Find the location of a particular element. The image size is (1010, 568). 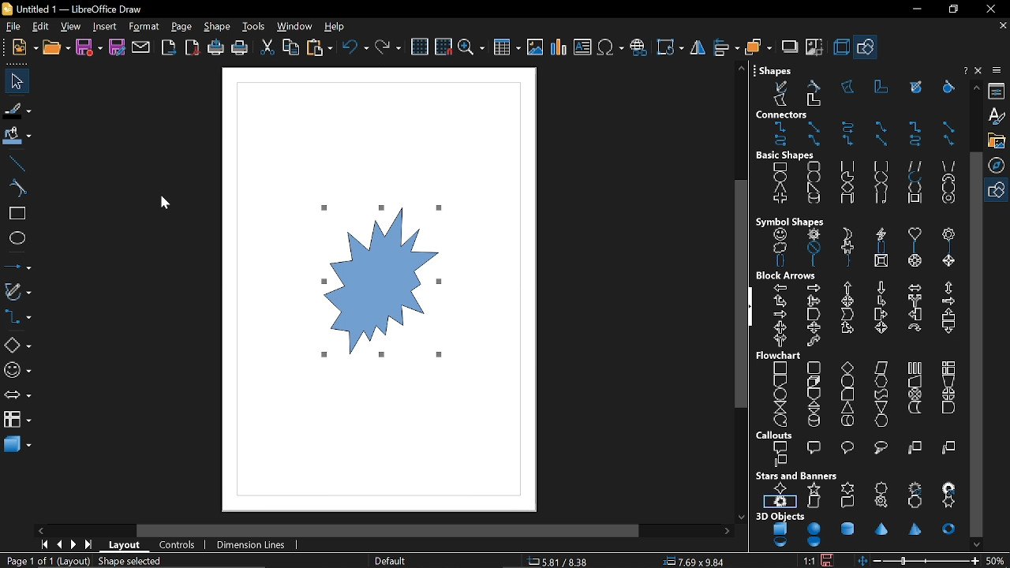

attach is located at coordinates (142, 48).